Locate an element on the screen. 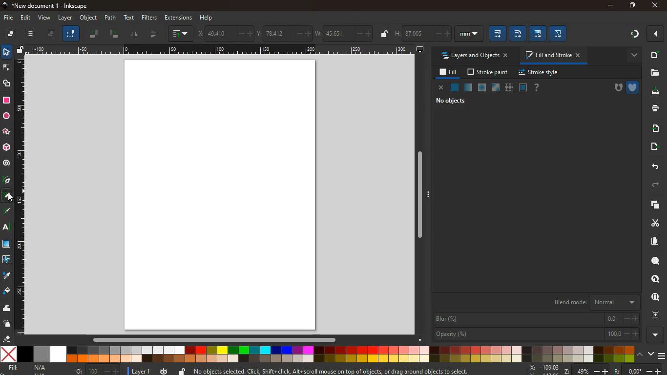 This screenshot has height=375, width=667. object is located at coordinates (89, 18).